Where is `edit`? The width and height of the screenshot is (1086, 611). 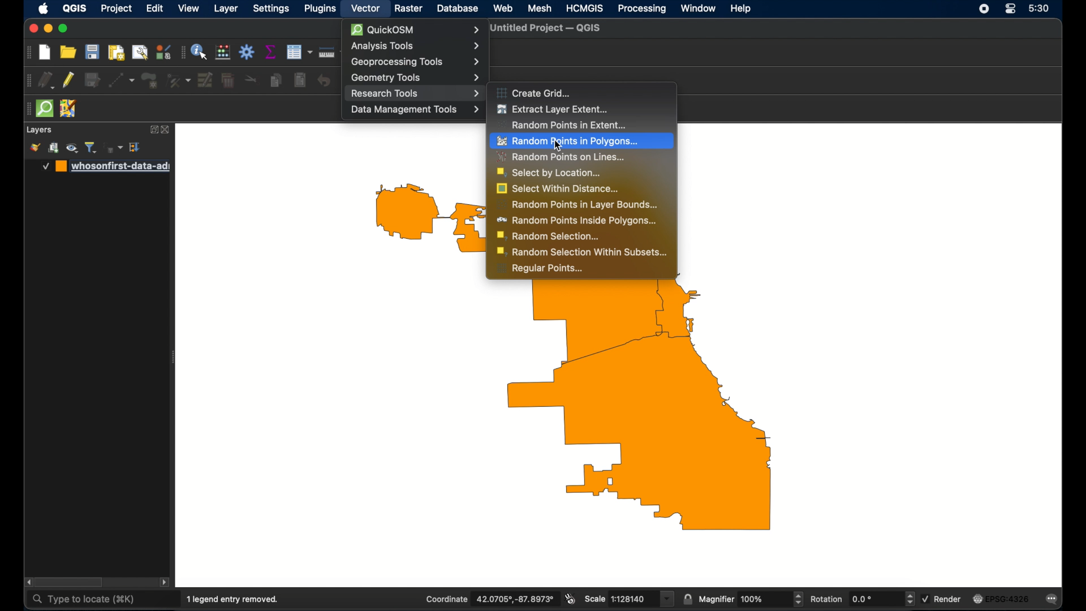 edit is located at coordinates (154, 8).